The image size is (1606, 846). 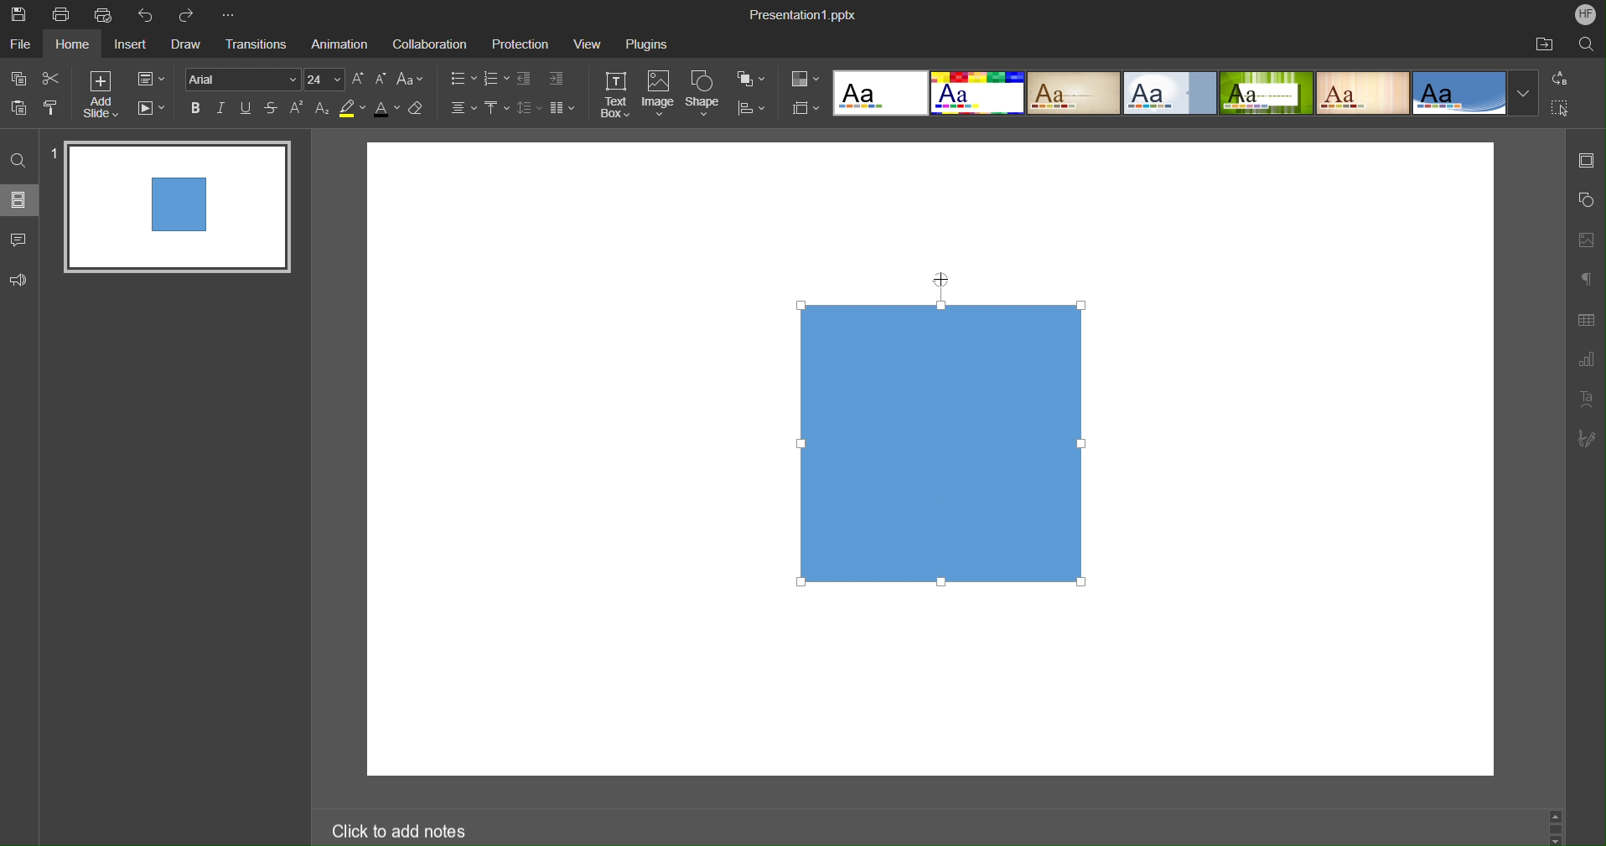 What do you see at coordinates (381, 80) in the screenshot?
I see `Decrease Font` at bounding box center [381, 80].